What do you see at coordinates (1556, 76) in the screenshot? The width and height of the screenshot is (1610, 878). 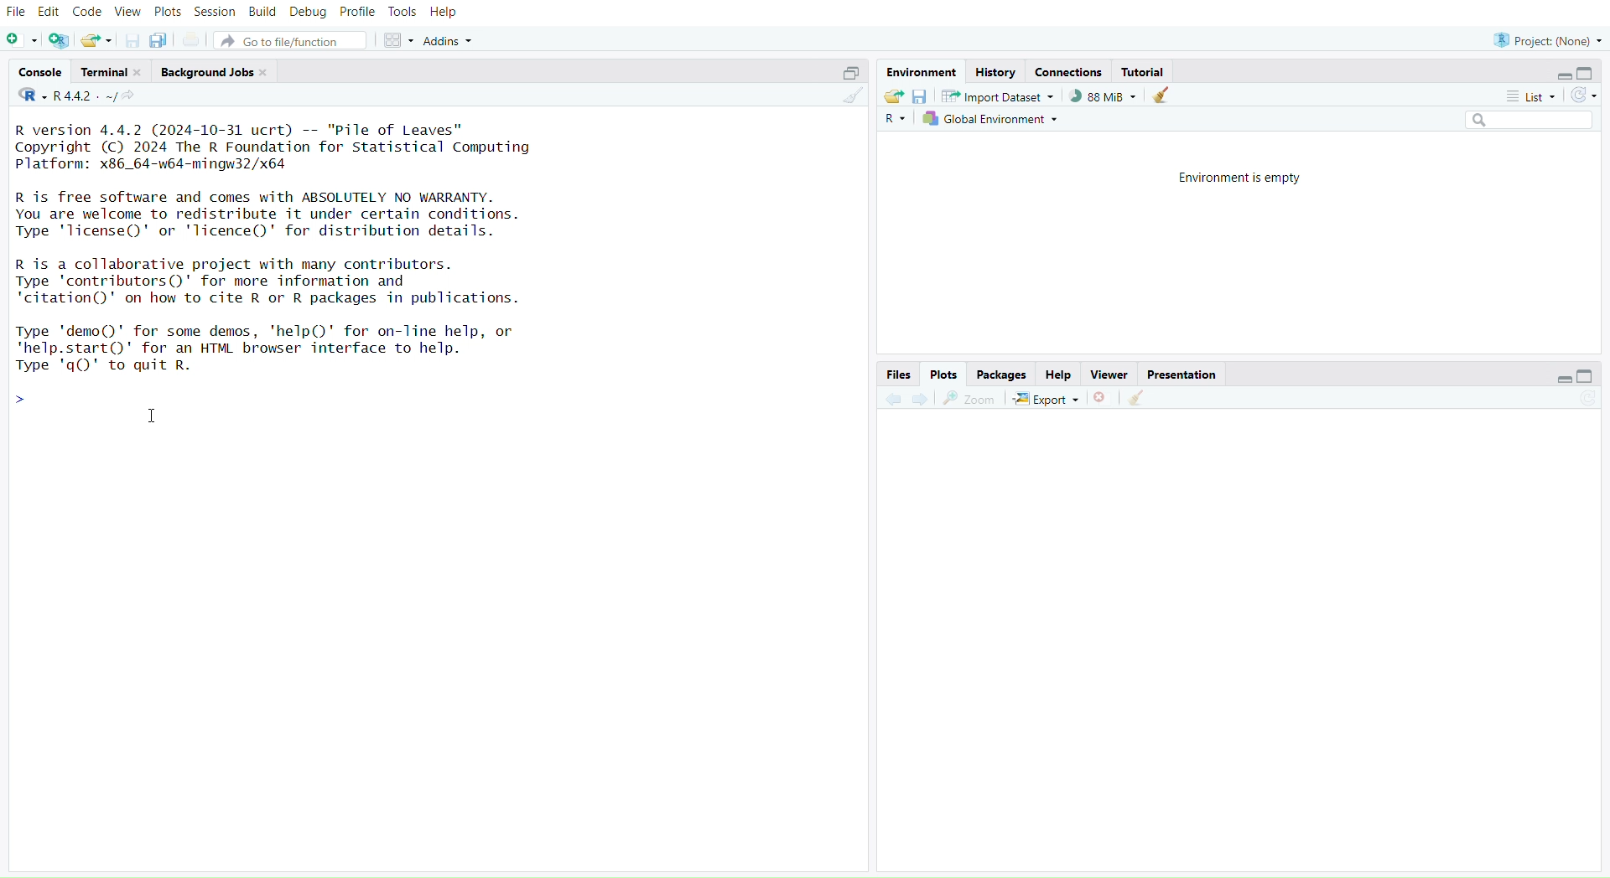 I see `expand` at bounding box center [1556, 76].